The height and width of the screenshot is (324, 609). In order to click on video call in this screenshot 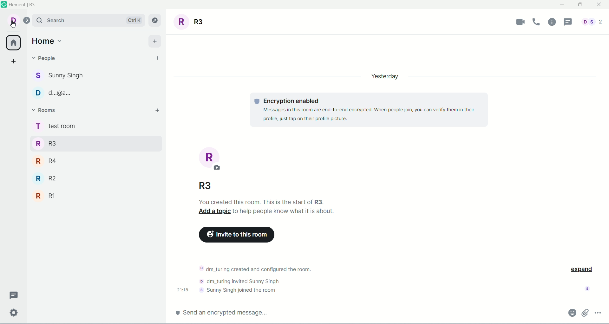, I will do `click(521, 22)`.